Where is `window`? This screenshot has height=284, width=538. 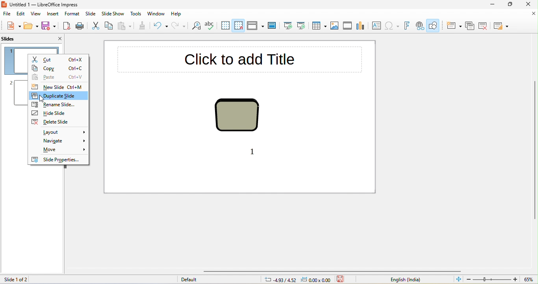
window is located at coordinates (156, 14).